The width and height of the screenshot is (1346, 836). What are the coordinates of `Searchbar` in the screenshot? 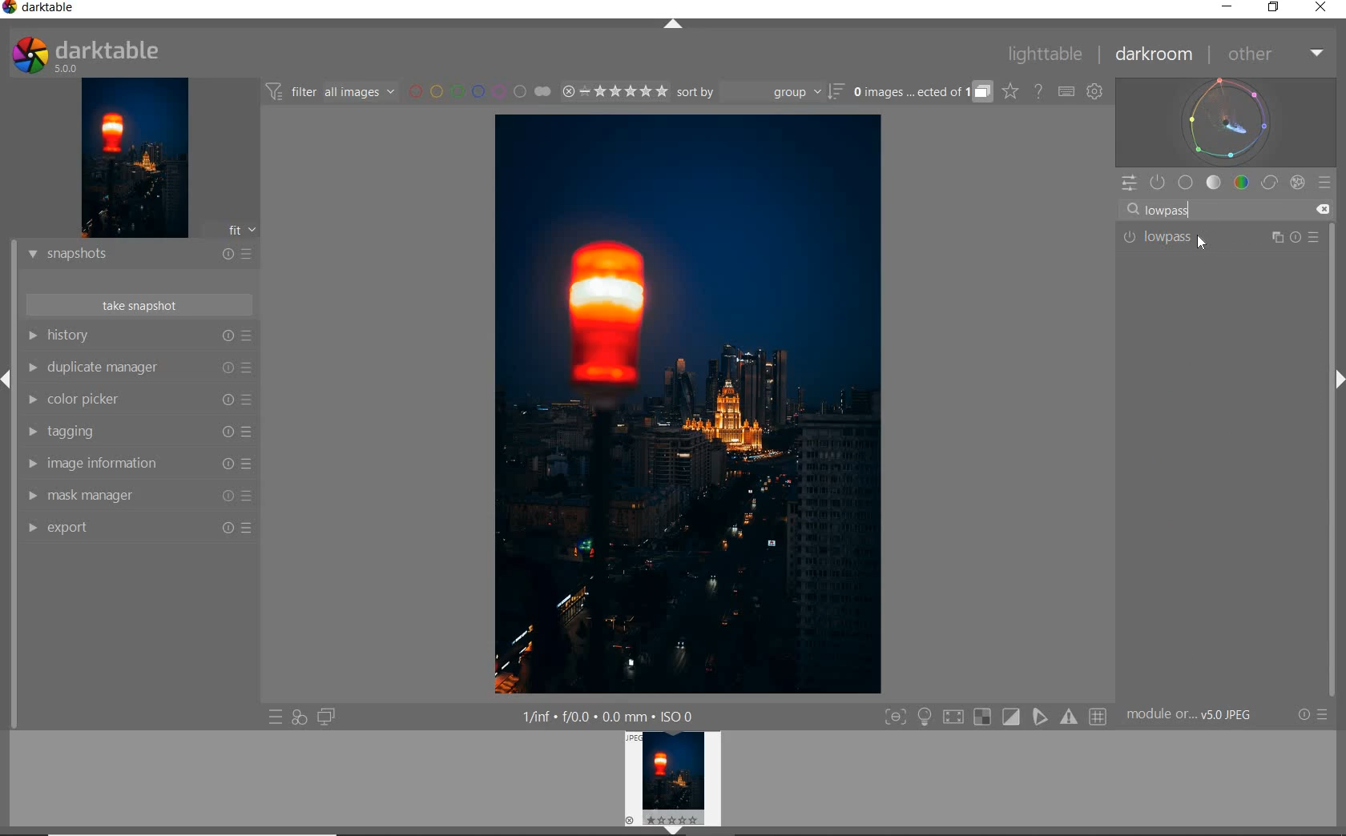 It's located at (1213, 209).